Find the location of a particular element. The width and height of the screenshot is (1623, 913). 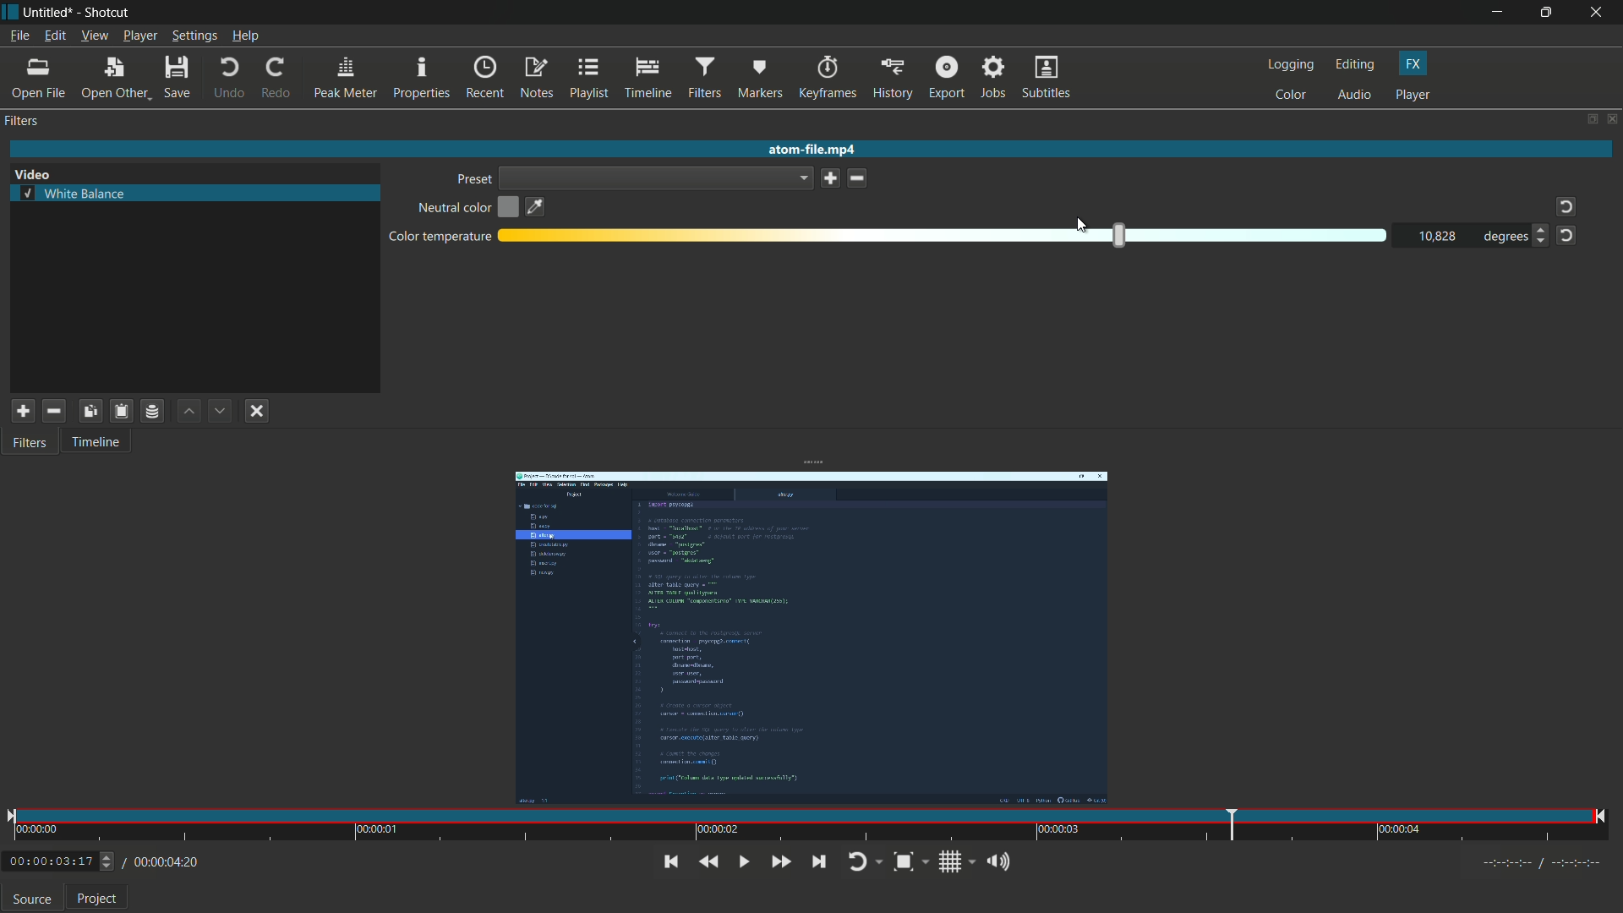

settings menu is located at coordinates (194, 36).